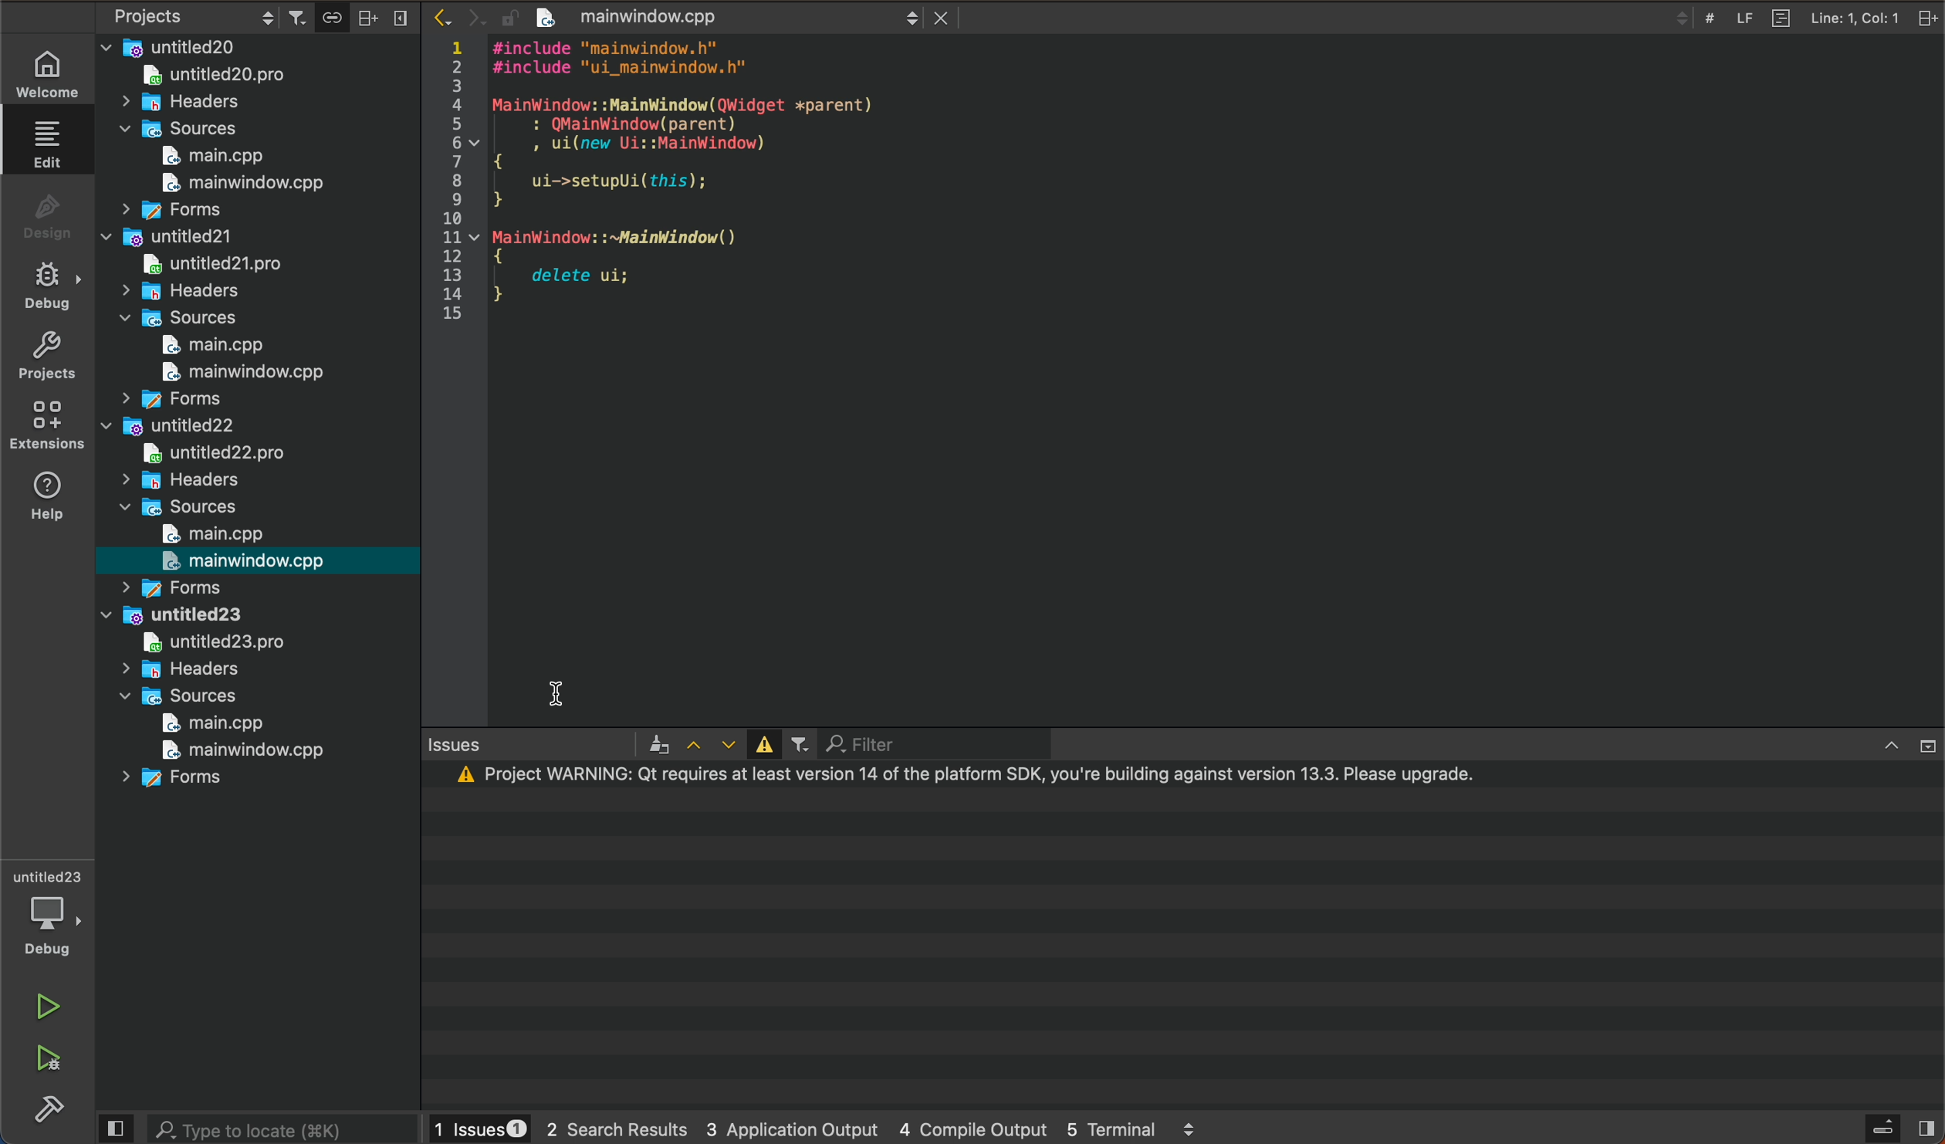  What do you see at coordinates (540, 747) in the screenshot?
I see `issues` at bounding box center [540, 747].